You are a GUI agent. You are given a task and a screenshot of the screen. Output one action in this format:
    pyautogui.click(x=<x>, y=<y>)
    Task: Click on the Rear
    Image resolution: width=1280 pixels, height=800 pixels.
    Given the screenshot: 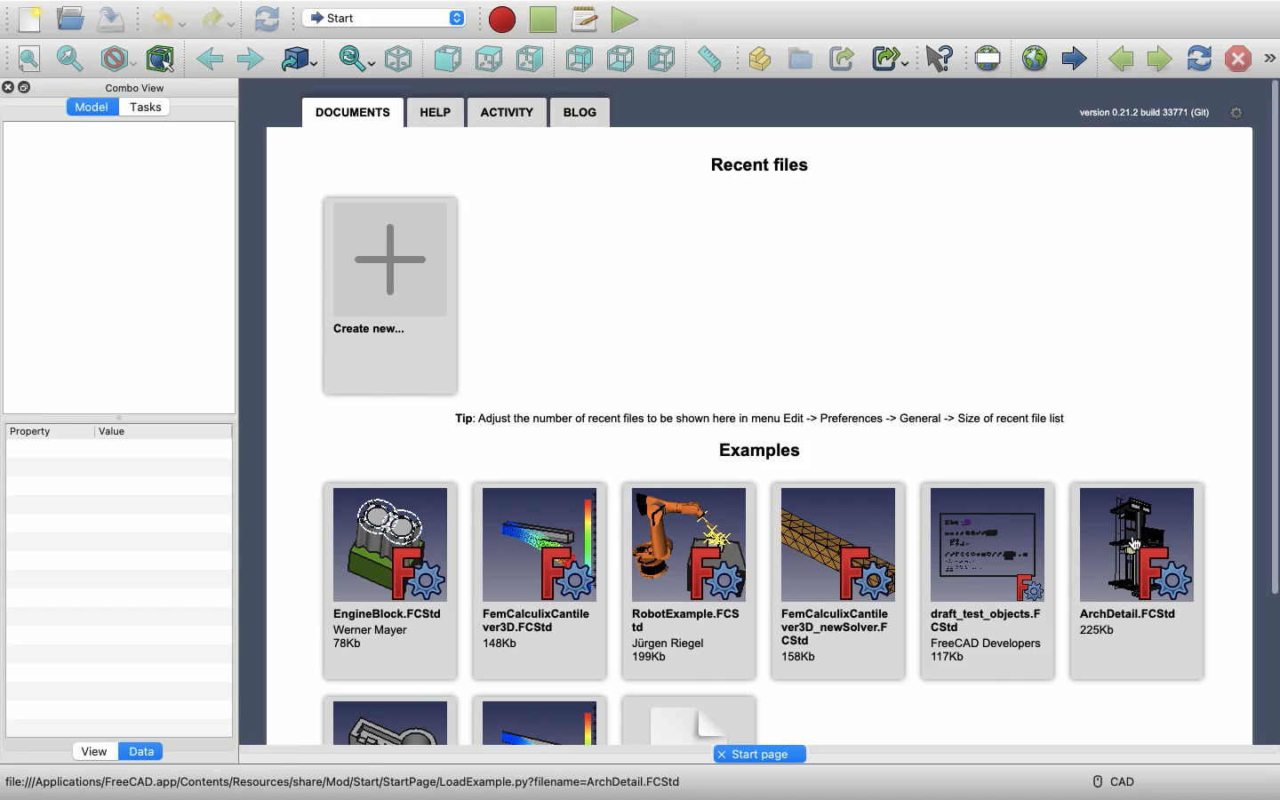 What is the action you would take?
    pyautogui.click(x=580, y=59)
    